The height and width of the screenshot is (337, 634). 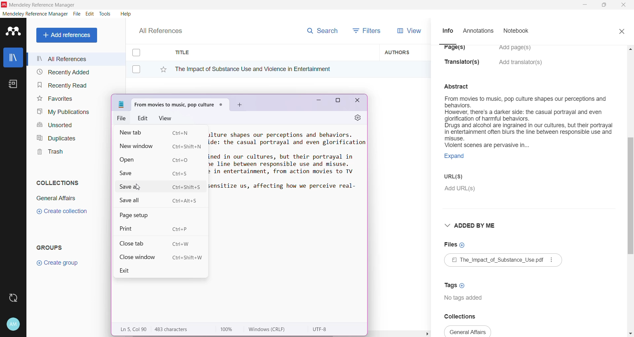 I want to click on Edit, so click(x=143, y=118).